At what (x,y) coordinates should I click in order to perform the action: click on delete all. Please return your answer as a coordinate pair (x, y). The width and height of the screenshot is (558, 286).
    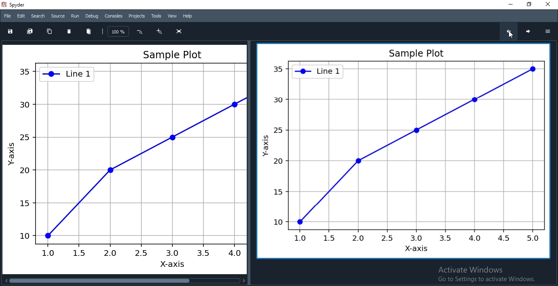
    Looking at the image, I should click on (89, 31).